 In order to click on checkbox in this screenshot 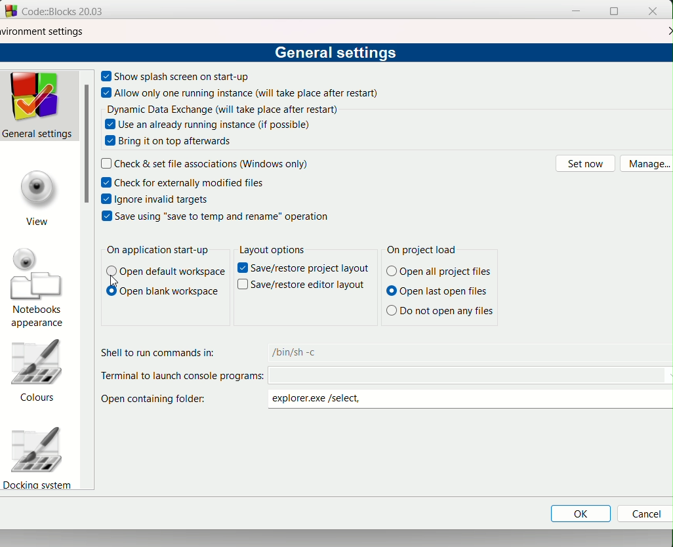, I will do `click(106, 183)`.